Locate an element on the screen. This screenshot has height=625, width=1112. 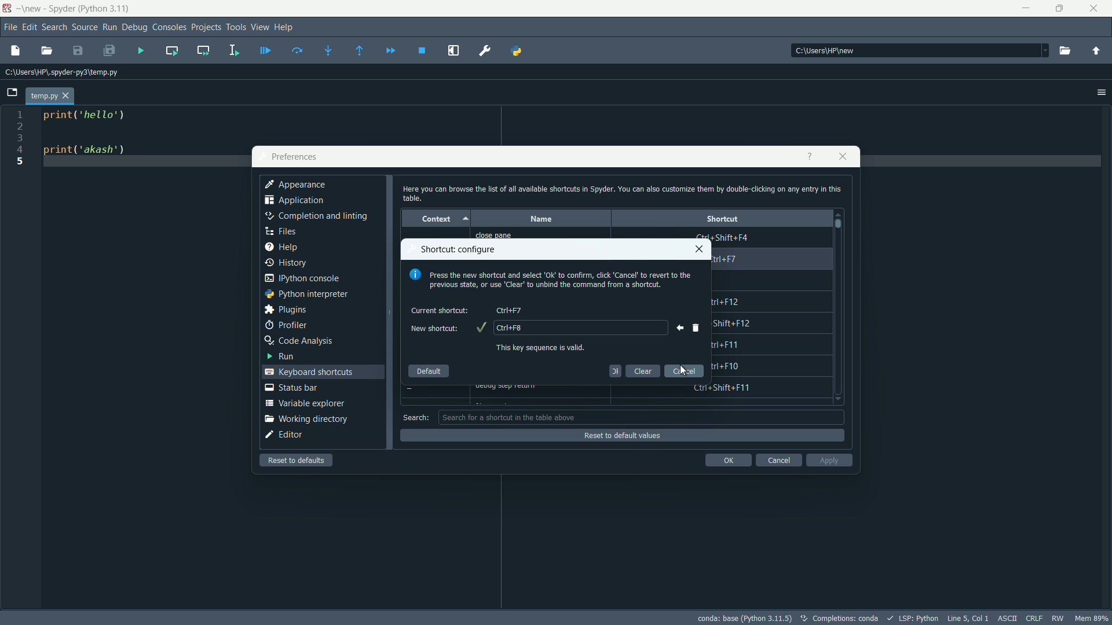
default is located at coordinates (429, 368).